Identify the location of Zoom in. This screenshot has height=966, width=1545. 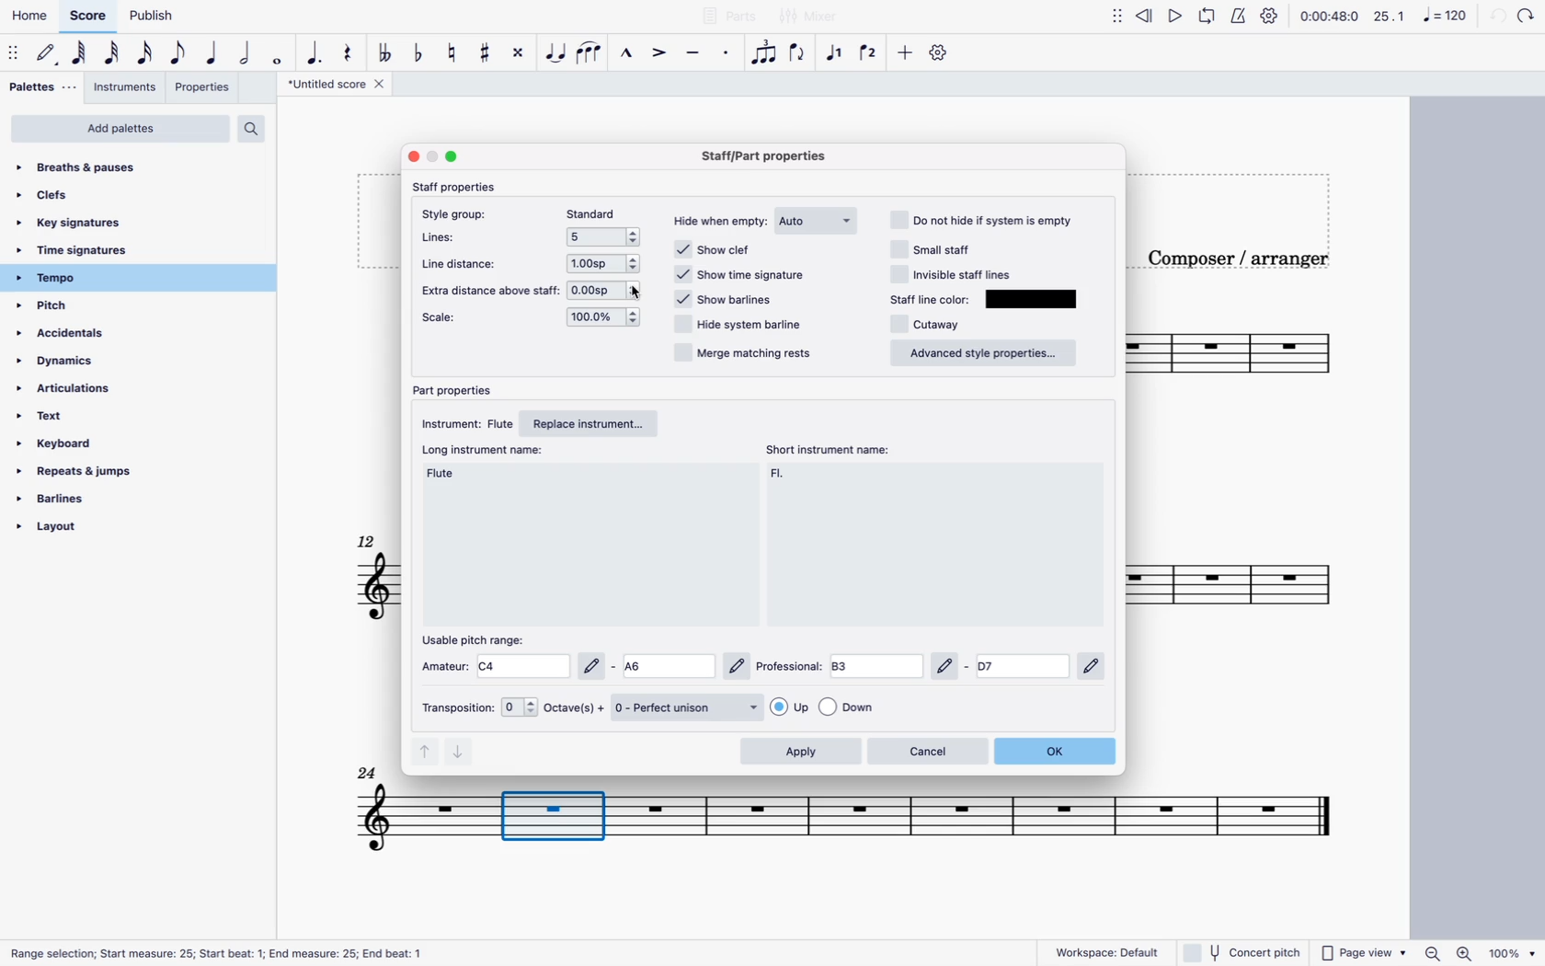
(1466, 952).